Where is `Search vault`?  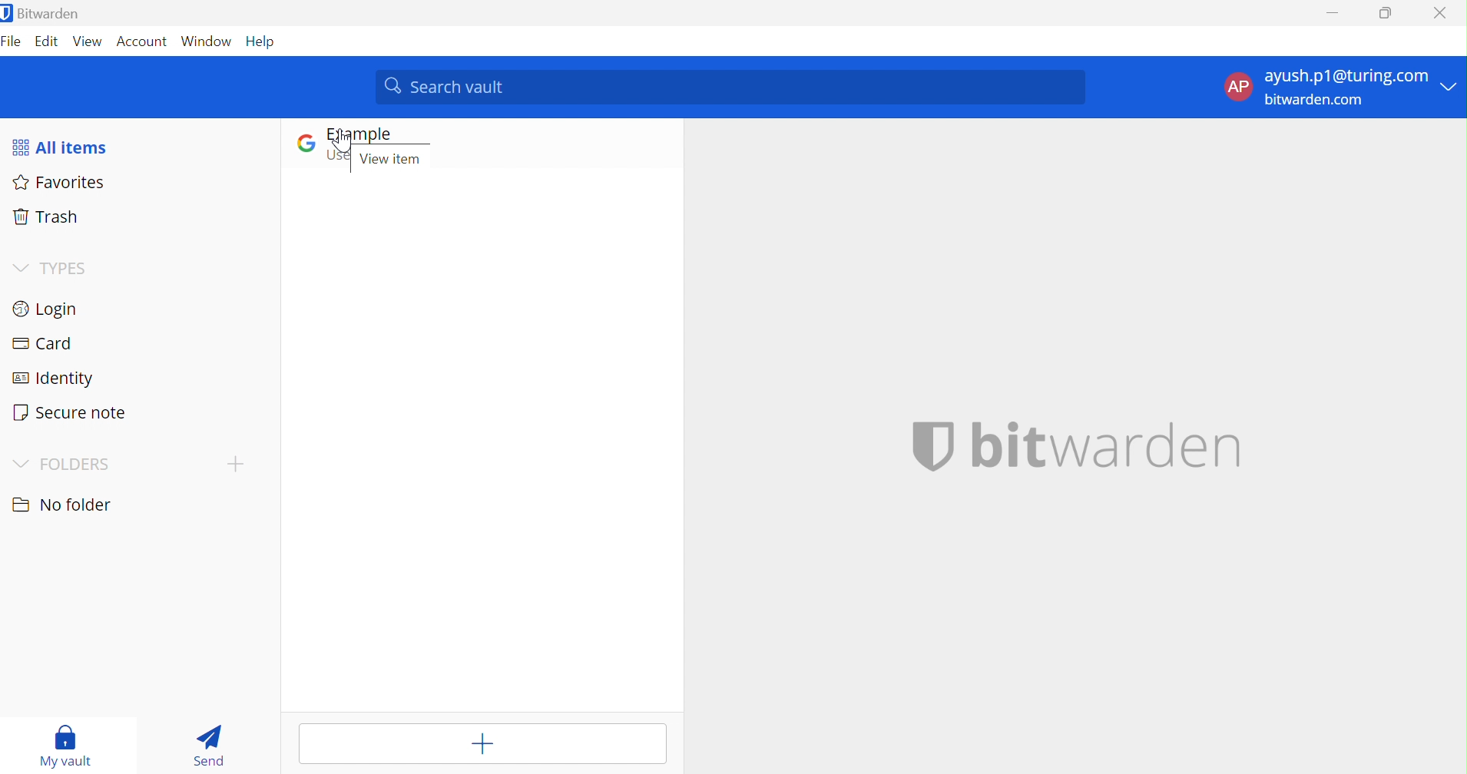
Search vault is located at coordinates (732, 86).